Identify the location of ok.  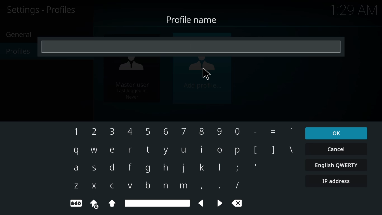
(336, 134).